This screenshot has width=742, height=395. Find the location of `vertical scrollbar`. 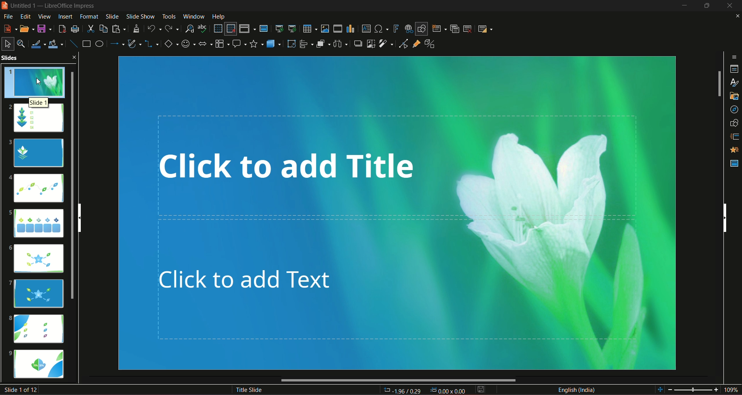

vertical scrollbar is located at coordinates (725, 217).